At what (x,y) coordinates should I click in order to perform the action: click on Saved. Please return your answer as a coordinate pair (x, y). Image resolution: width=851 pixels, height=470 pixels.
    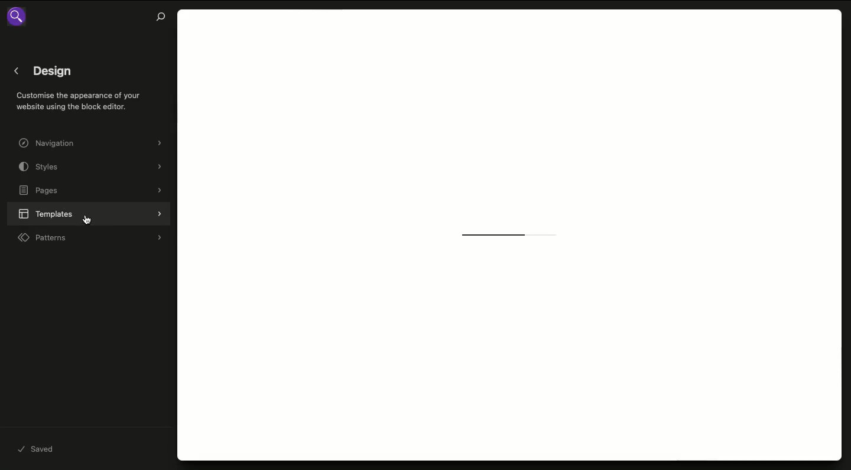
    Looking at the image, I should click on (44, 449).